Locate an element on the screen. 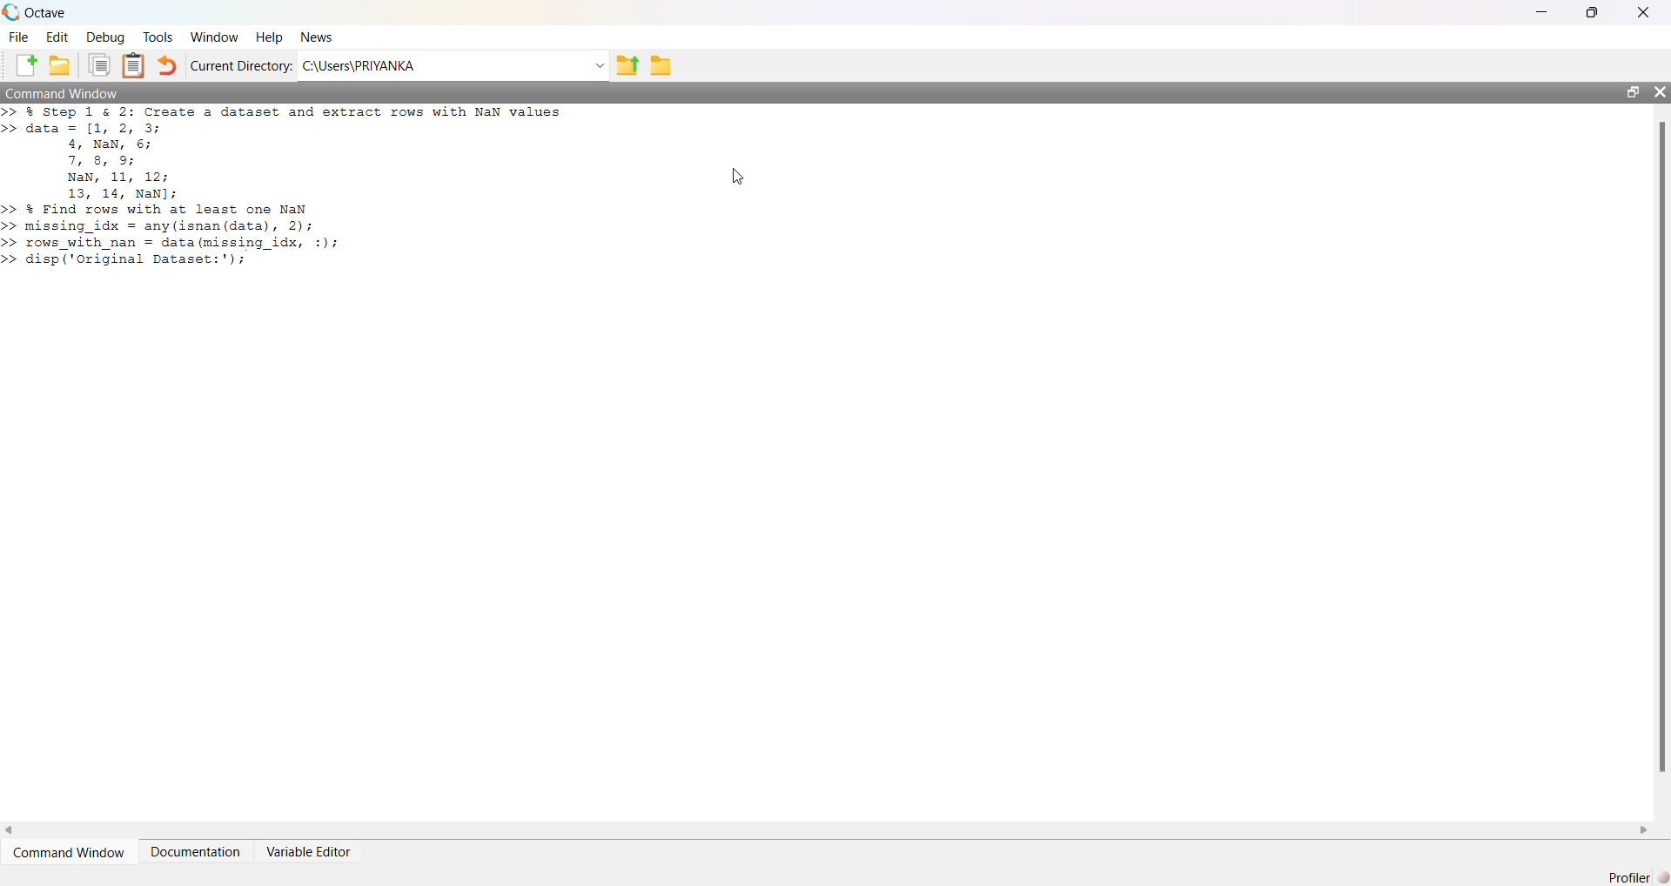  close is located at coordinates (1645, 13).